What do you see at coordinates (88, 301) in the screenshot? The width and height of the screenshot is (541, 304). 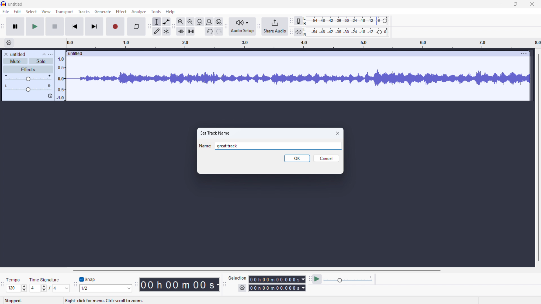 I see `open menu...(shift+M)` at bounding box center [88, 301].